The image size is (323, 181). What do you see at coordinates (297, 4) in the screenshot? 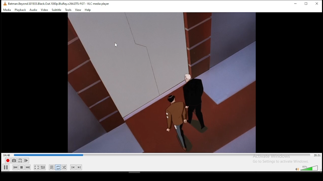
I see `minimize` at bounding box center [297, 4].